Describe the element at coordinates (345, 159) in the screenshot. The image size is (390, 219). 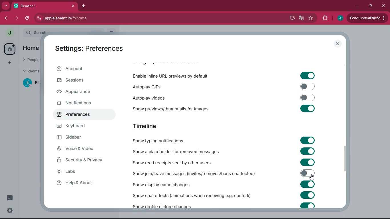
I see `scroll bar` at that location.